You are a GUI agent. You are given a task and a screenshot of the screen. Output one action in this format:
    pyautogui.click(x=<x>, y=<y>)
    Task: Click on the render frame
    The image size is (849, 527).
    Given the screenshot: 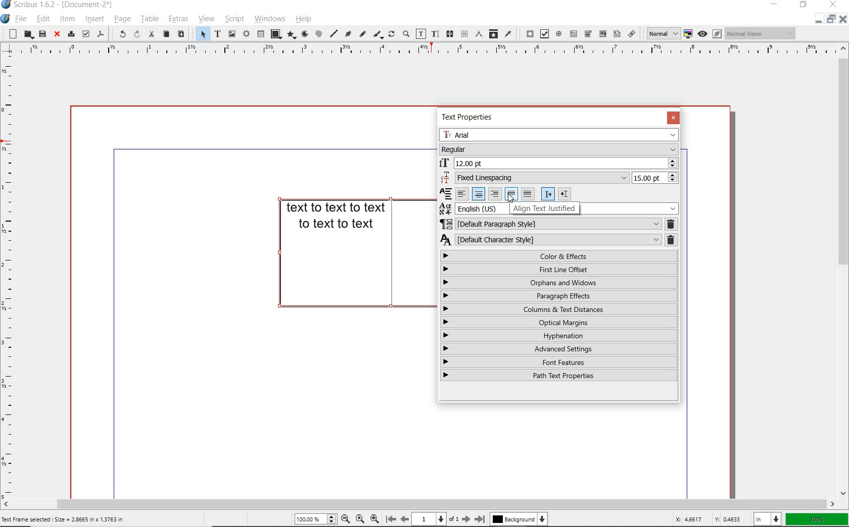 What is the action you would take?
    pyautogui.click(x=246, y=33)
    